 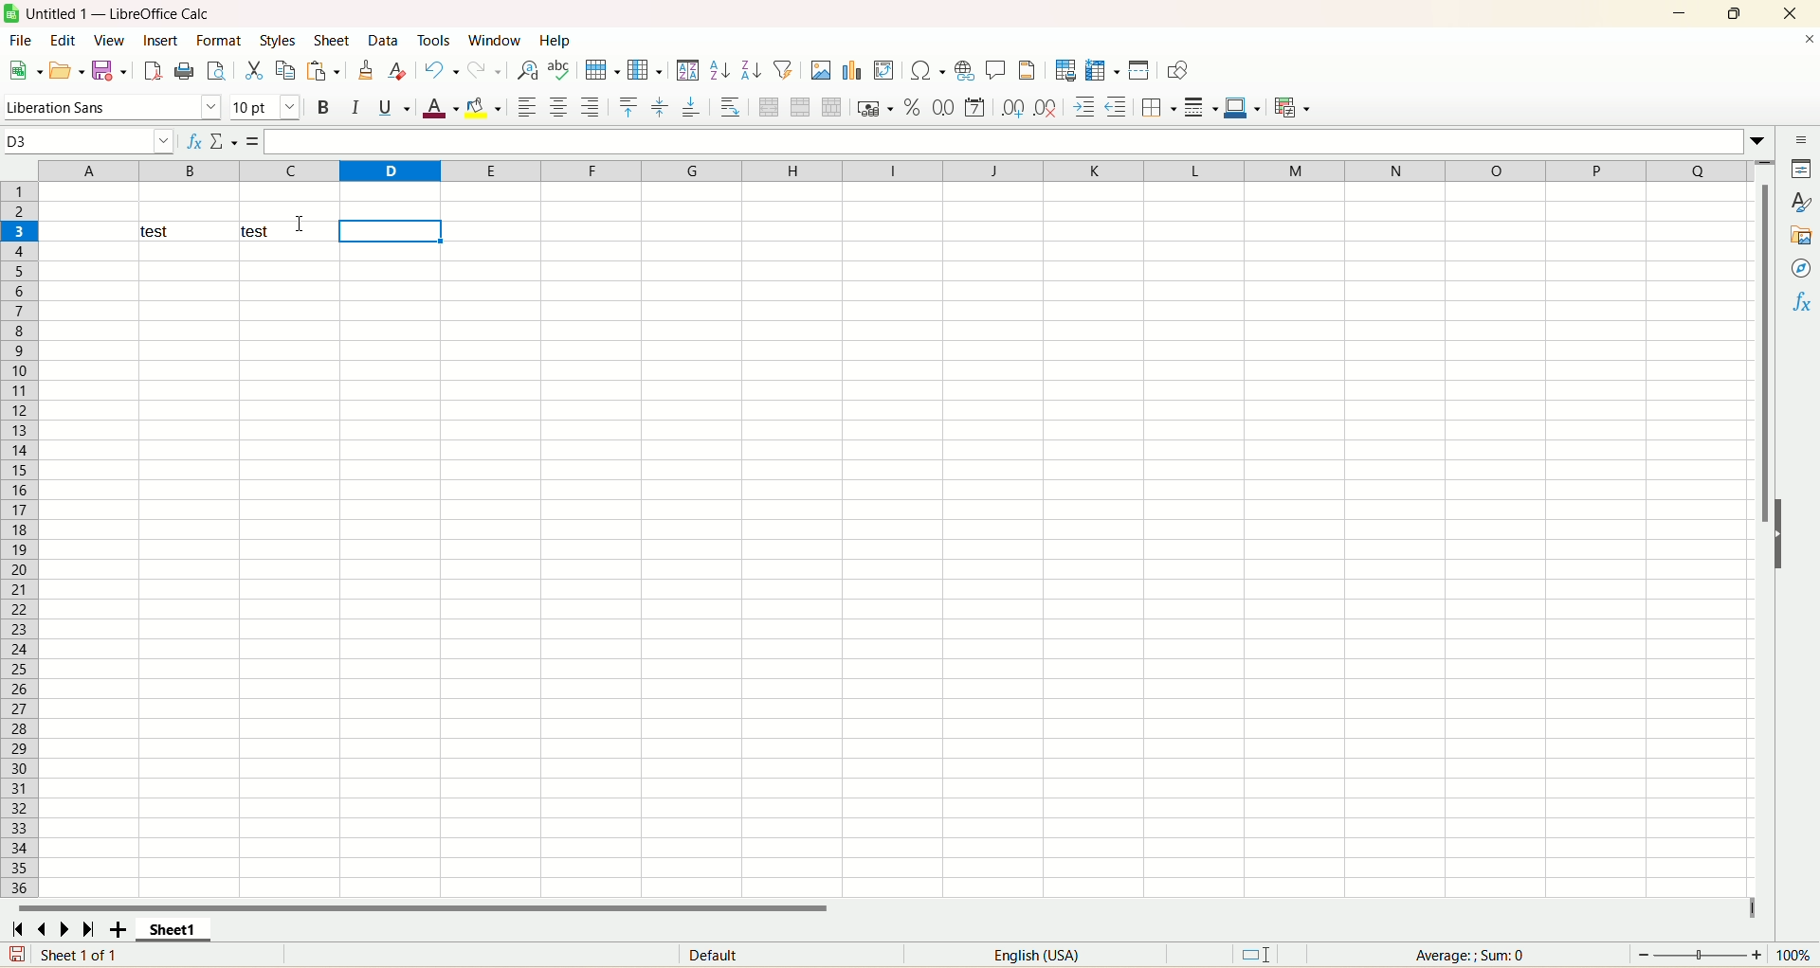 What do you see at coordinates (1799, 235) in the screenshot?
I see `gallery` at bounding box center [1799, 235].